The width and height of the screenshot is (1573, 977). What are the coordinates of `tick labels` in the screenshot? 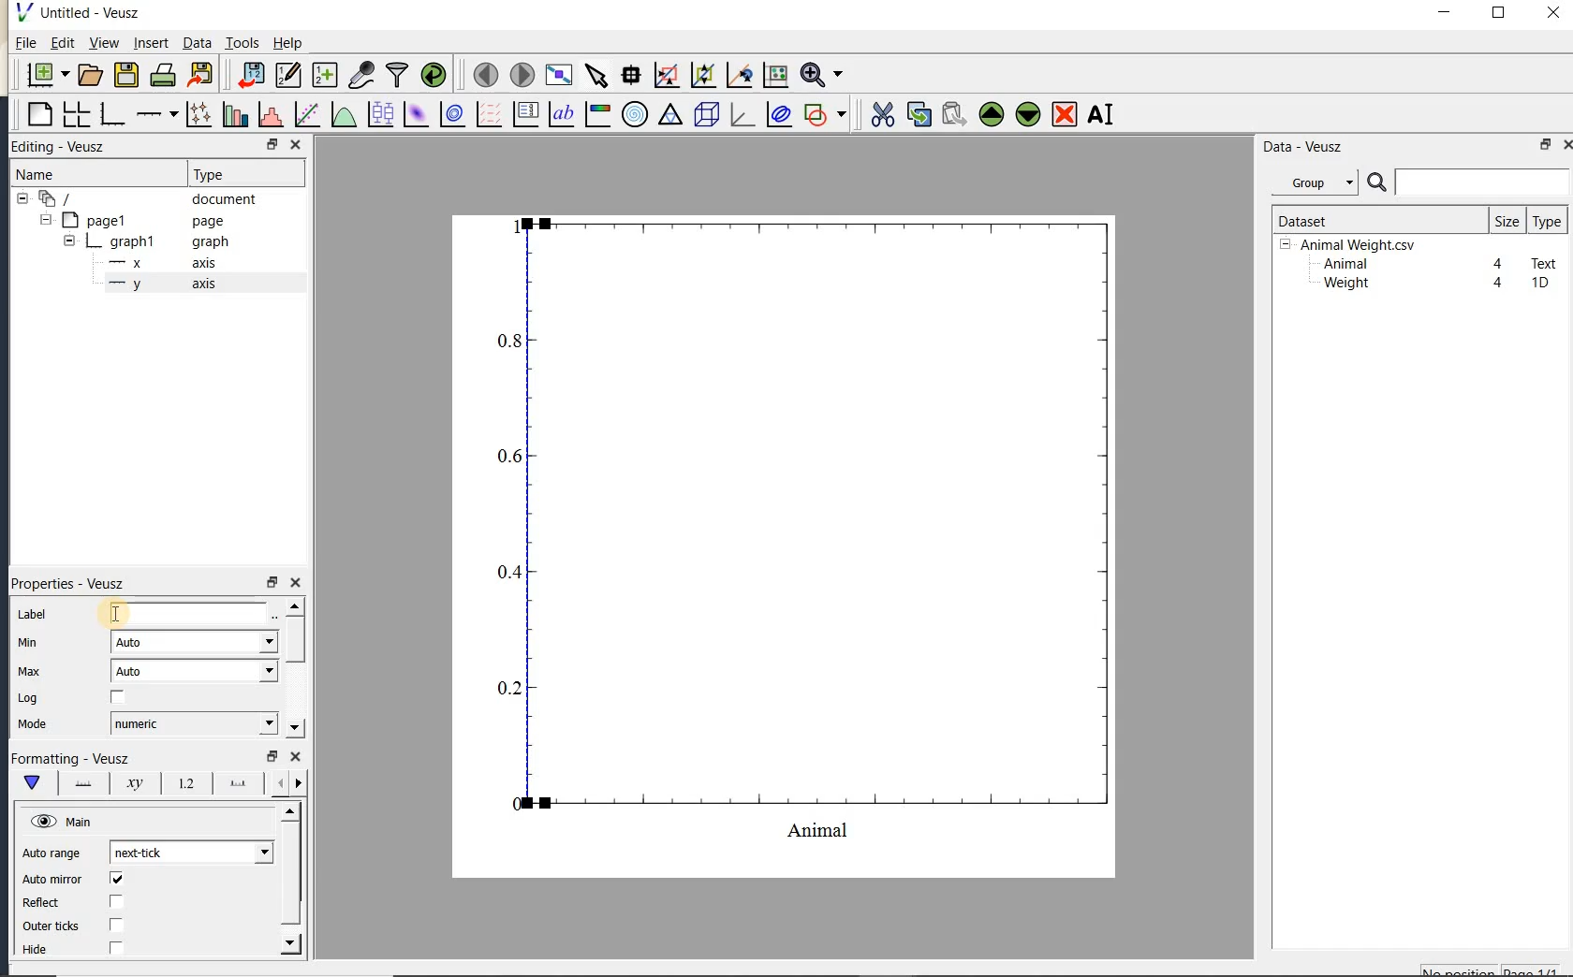 It's located at (183, 782).